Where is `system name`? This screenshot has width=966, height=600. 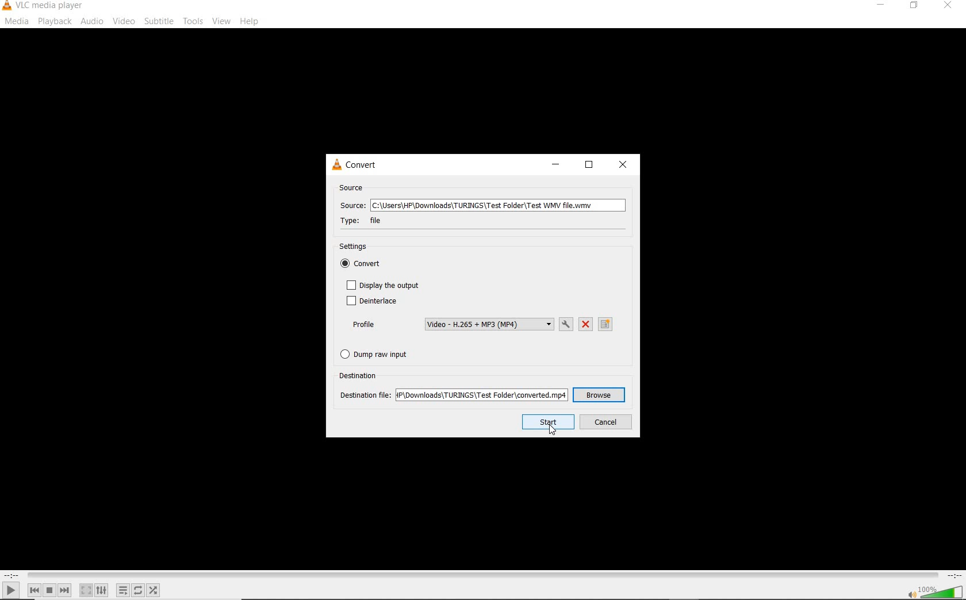 system name is located at coordinates (44, 6).